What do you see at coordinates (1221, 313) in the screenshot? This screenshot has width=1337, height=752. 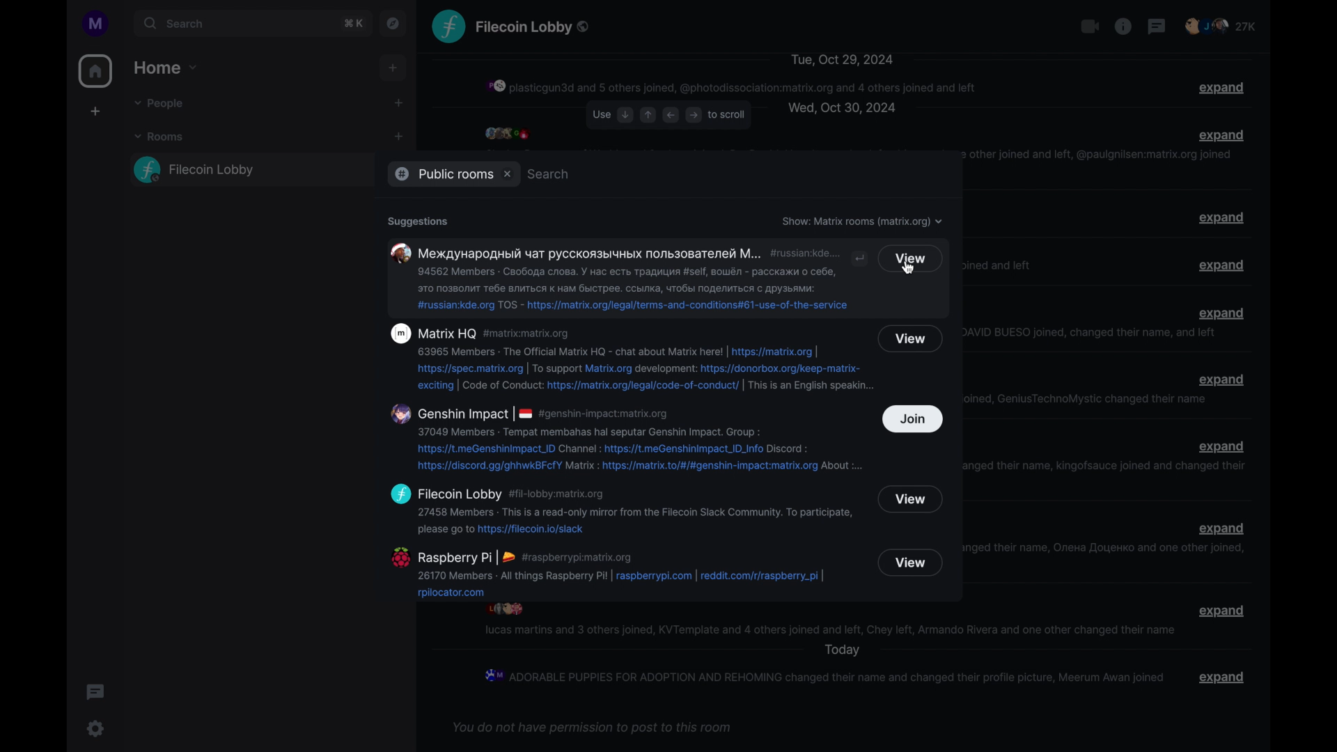 I see `expand` at bounding box center [1221, 313].